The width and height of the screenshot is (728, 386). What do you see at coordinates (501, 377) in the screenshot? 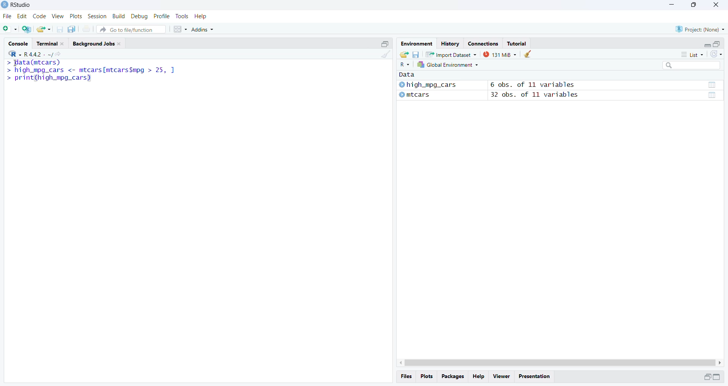
I see `Viewer` at bounding box center [501, 377].